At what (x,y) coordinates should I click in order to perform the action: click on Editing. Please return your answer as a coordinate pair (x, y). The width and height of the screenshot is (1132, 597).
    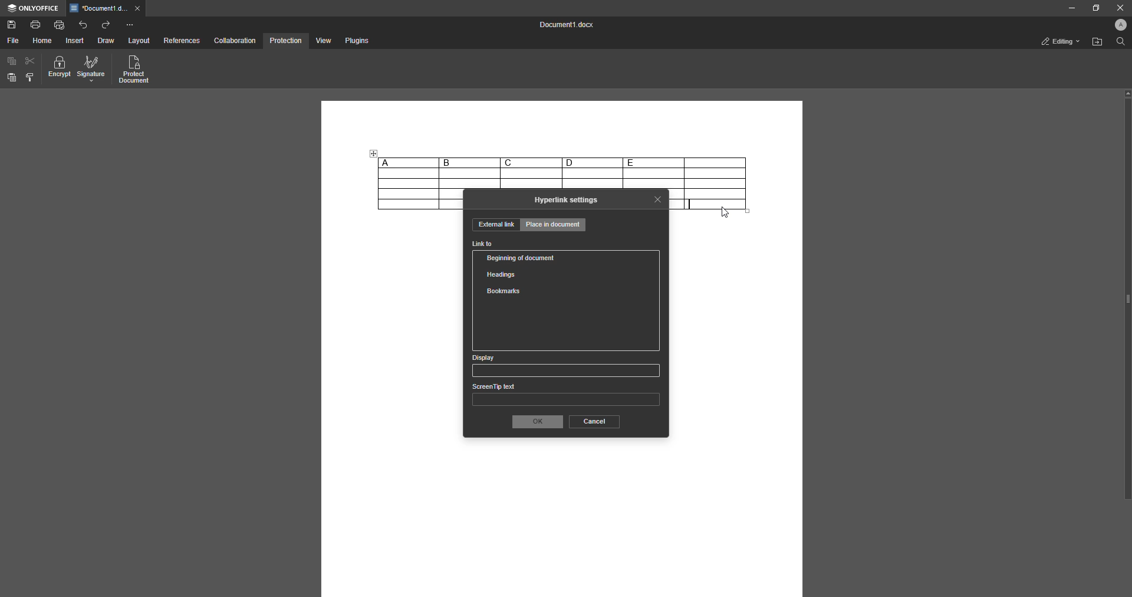
    Looking at the image, I should click on (1057, 41).